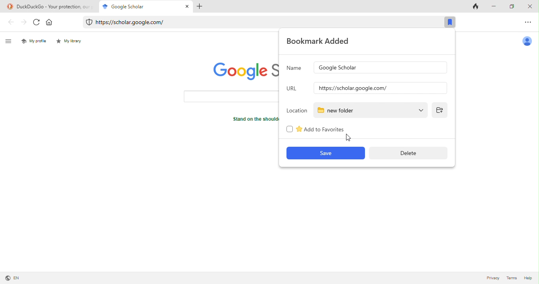 The width and height of the screenshot is (539, 284). Describe the element at coordinates (347, 138) in the screenshot. I see `cursor movement` at that location.